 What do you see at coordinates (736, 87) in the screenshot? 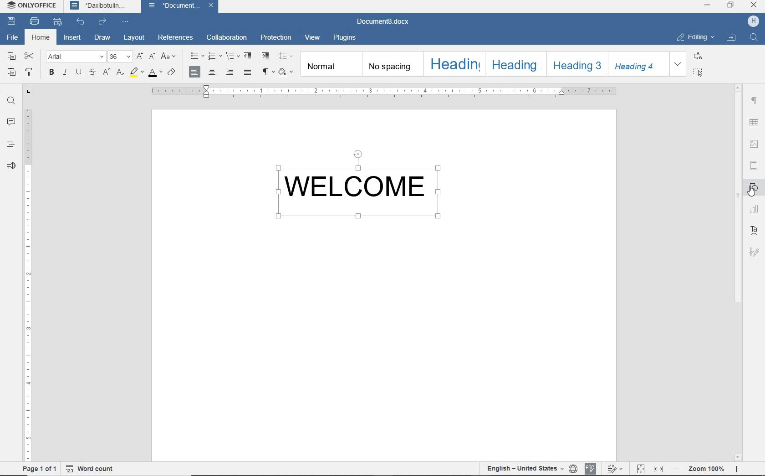
I see `Scroll Up` at bounding box center [736, 87].